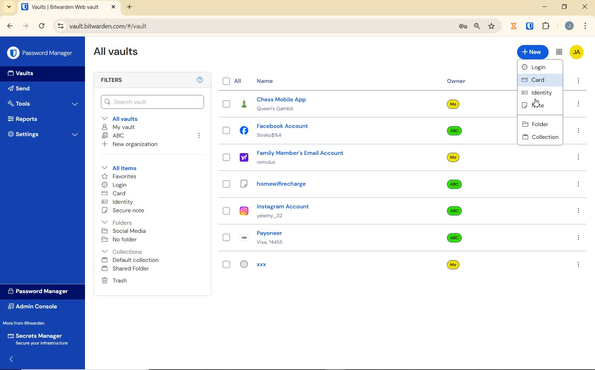 Image resolution: width=595 pixels, height=370 pixels. What do you see at coordinates (126, 119) in the screenshot?
I see `All vaults` at bounding box center [126, 119].